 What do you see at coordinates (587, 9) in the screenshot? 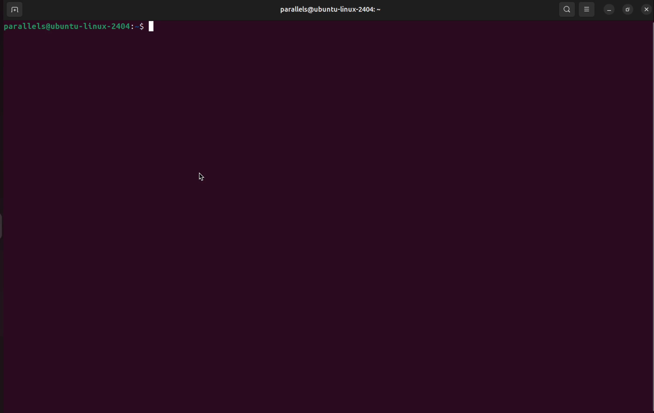
I see `view point` at bounding box center [587, 9].